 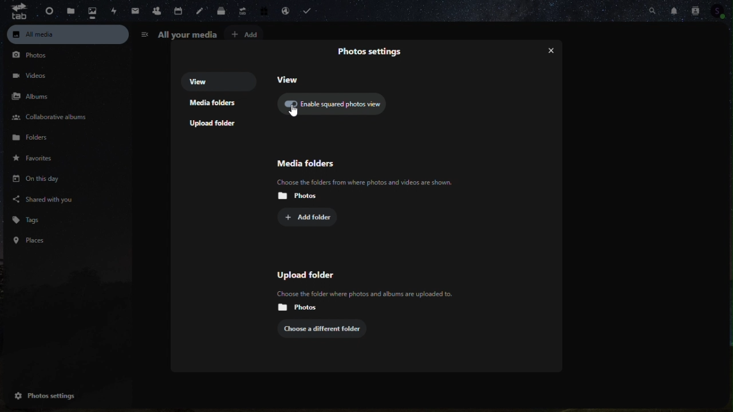 What do you see at coordinates (31, 240) in the screenshot?
I see `places` at bounding box center [31, 240].